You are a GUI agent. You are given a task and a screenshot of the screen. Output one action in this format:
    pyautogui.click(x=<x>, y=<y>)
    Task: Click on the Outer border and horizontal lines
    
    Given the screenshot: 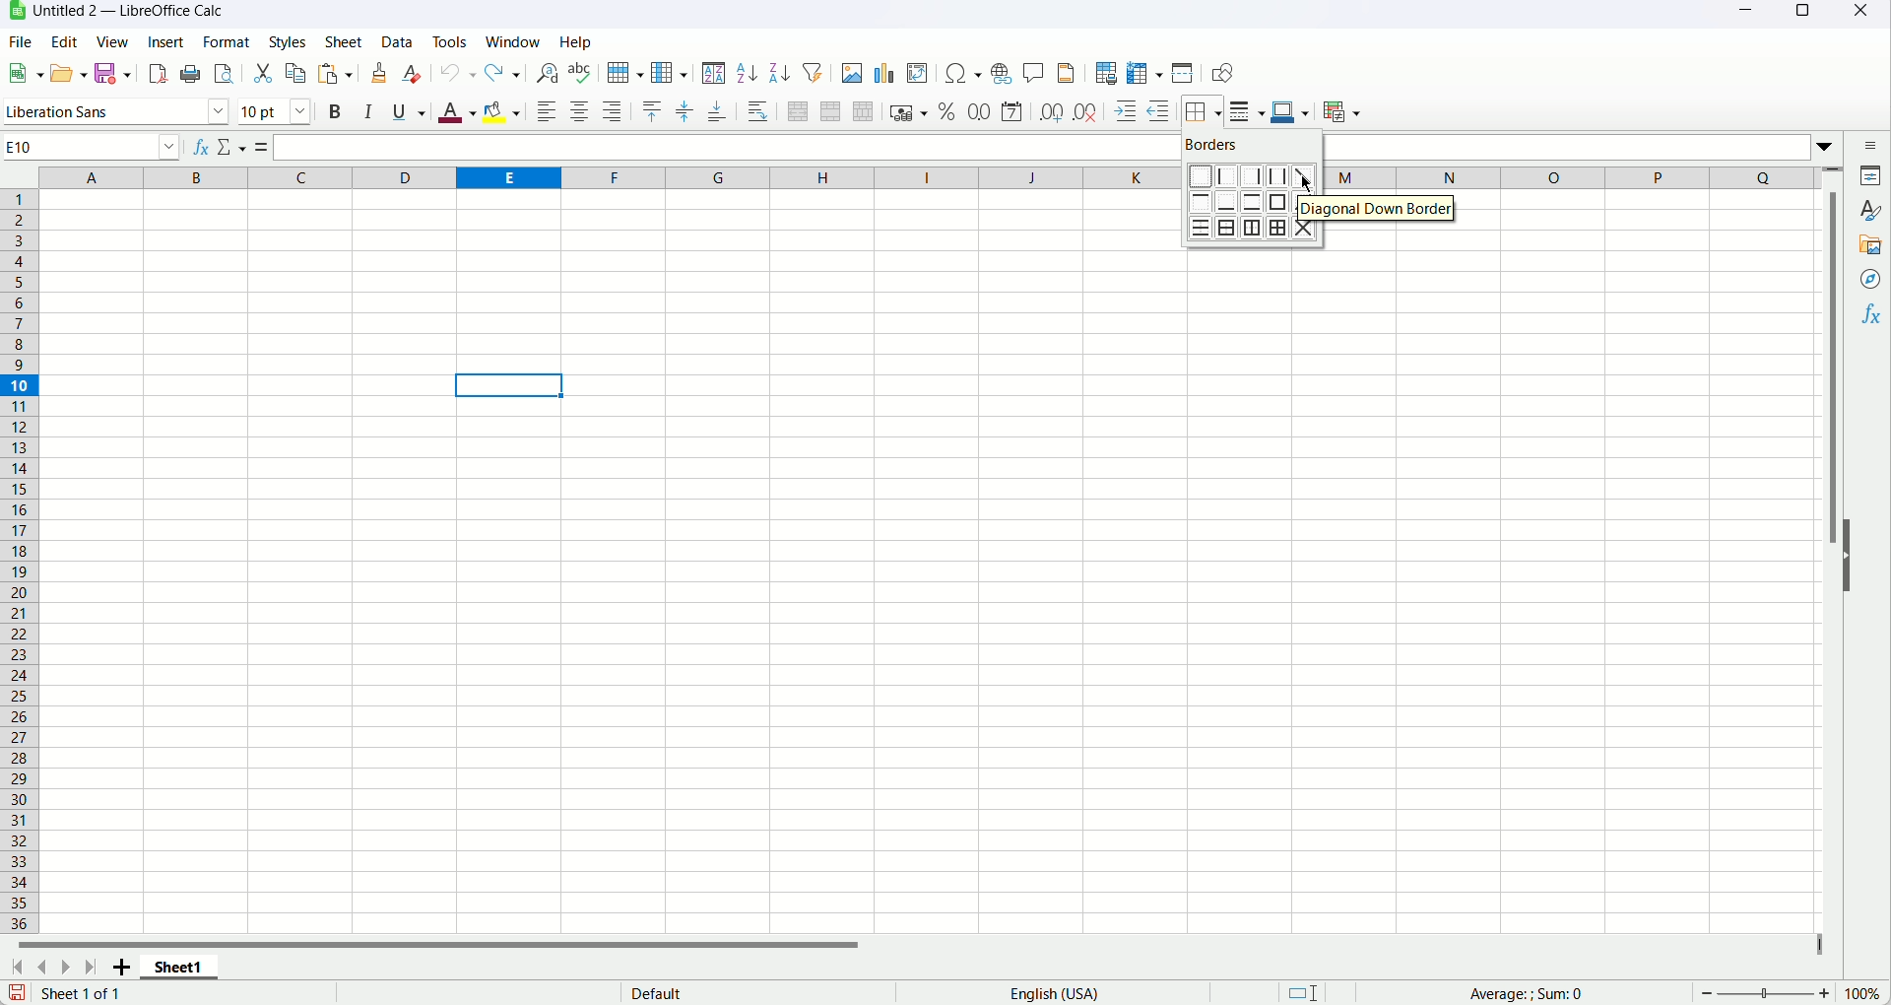 What is the action you would take?
    pyautogui.click(x=1228, y=230)
    